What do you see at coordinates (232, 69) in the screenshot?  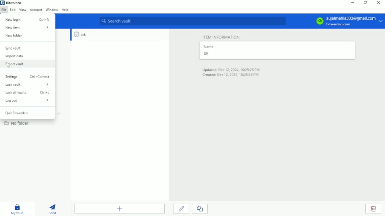 I see `Updated: Dec 12, 2024,    10:25:25 PM` at bounding box center [232, 69].